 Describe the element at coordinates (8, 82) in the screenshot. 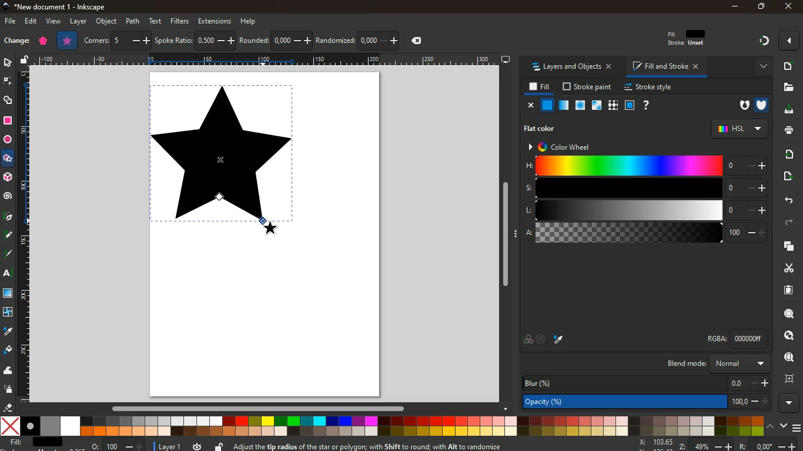

I see `edge` at that location.